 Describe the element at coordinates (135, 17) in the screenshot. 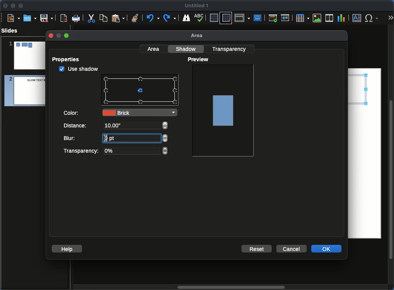

I see `Clear formatting` at that location.